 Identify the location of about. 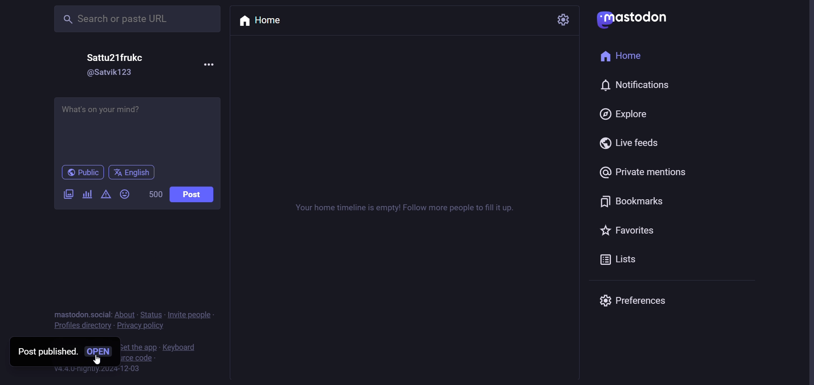
(125, 315).